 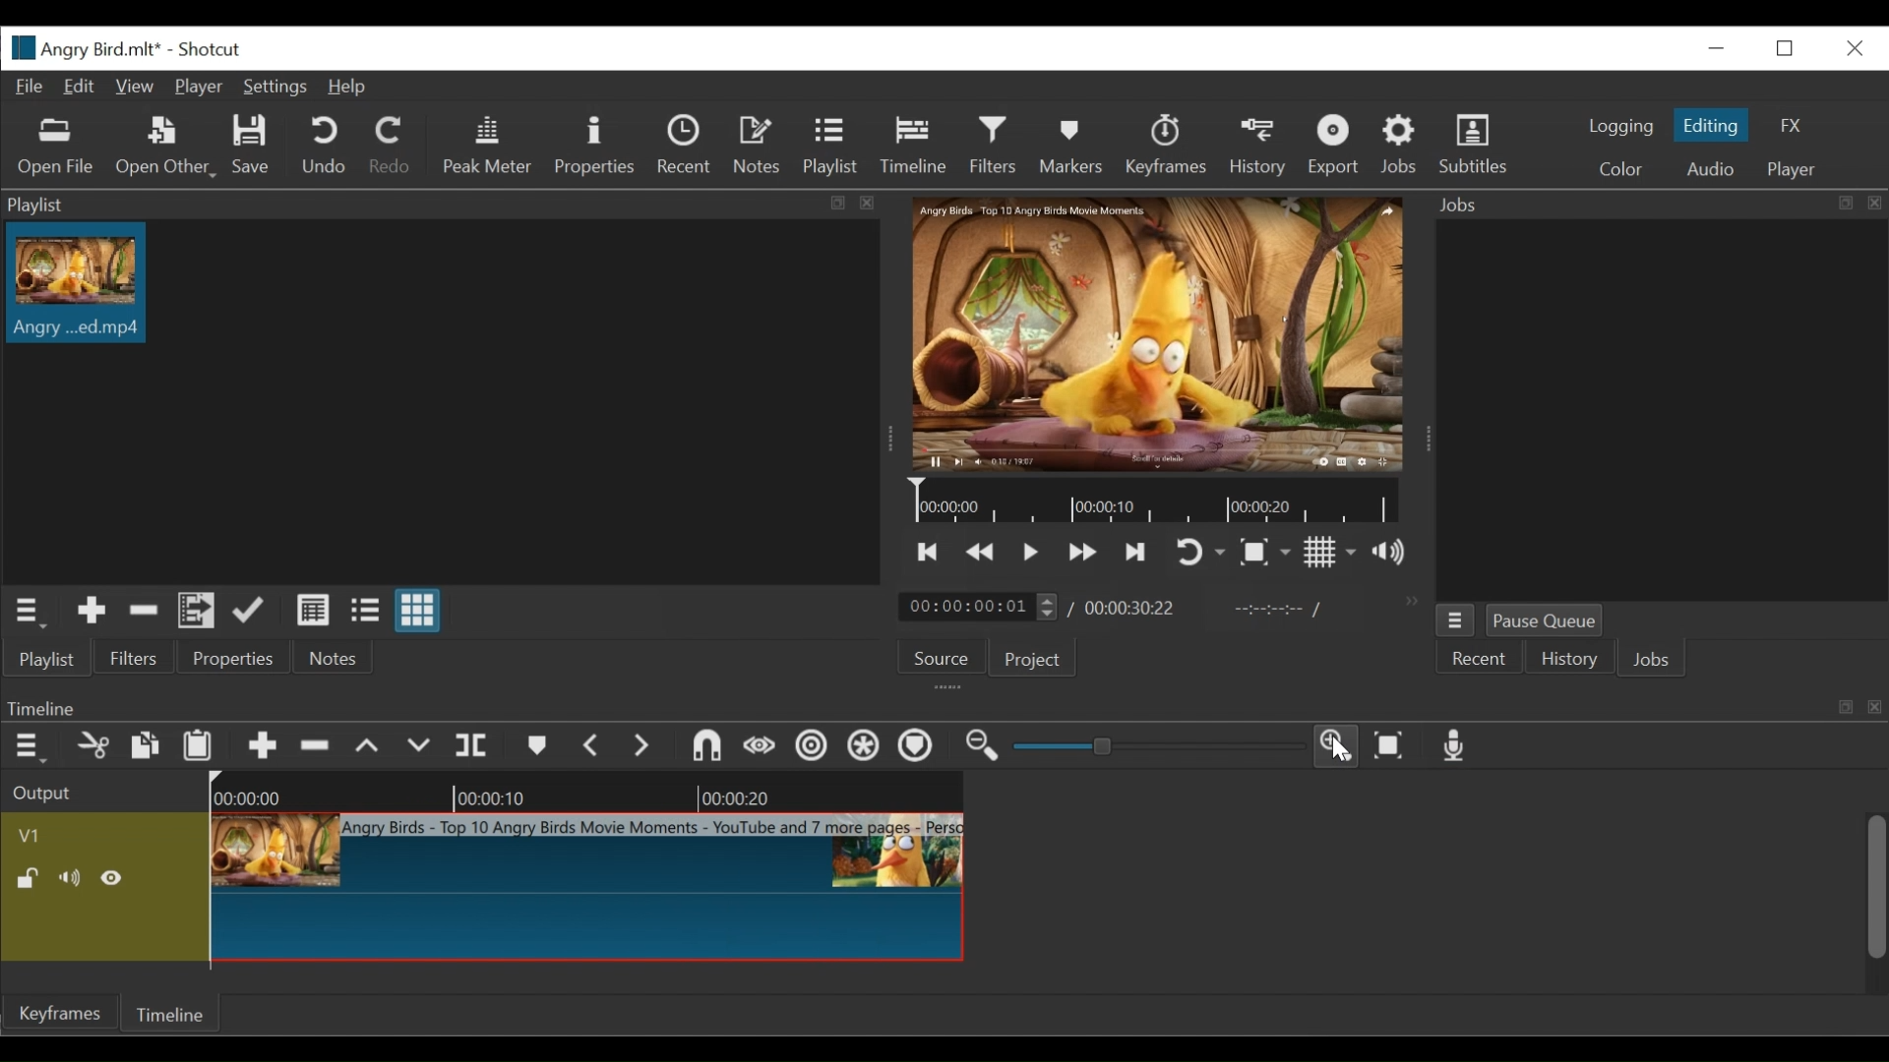 I want to click on mute, so click(x=73, y=879).